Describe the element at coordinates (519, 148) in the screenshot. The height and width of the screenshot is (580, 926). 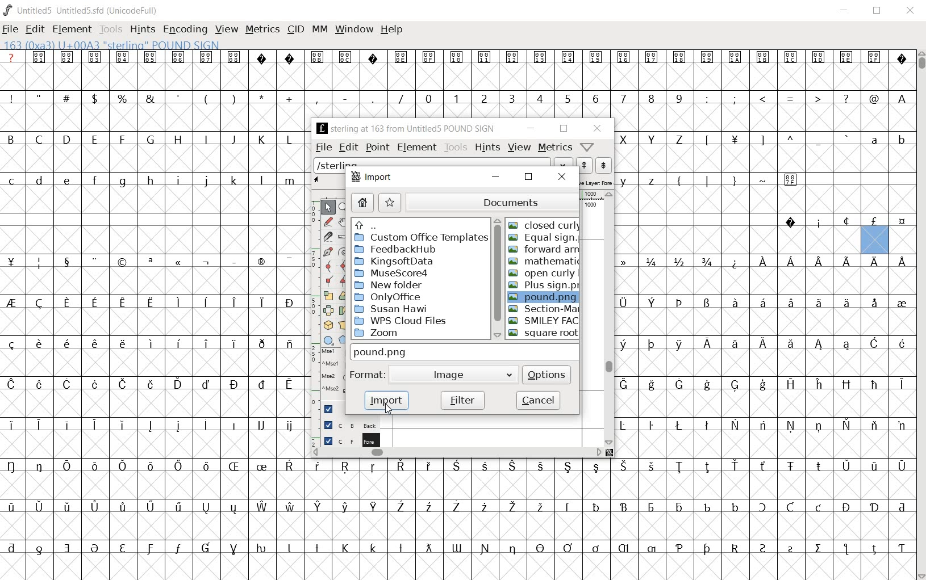
I see `view` at that location.